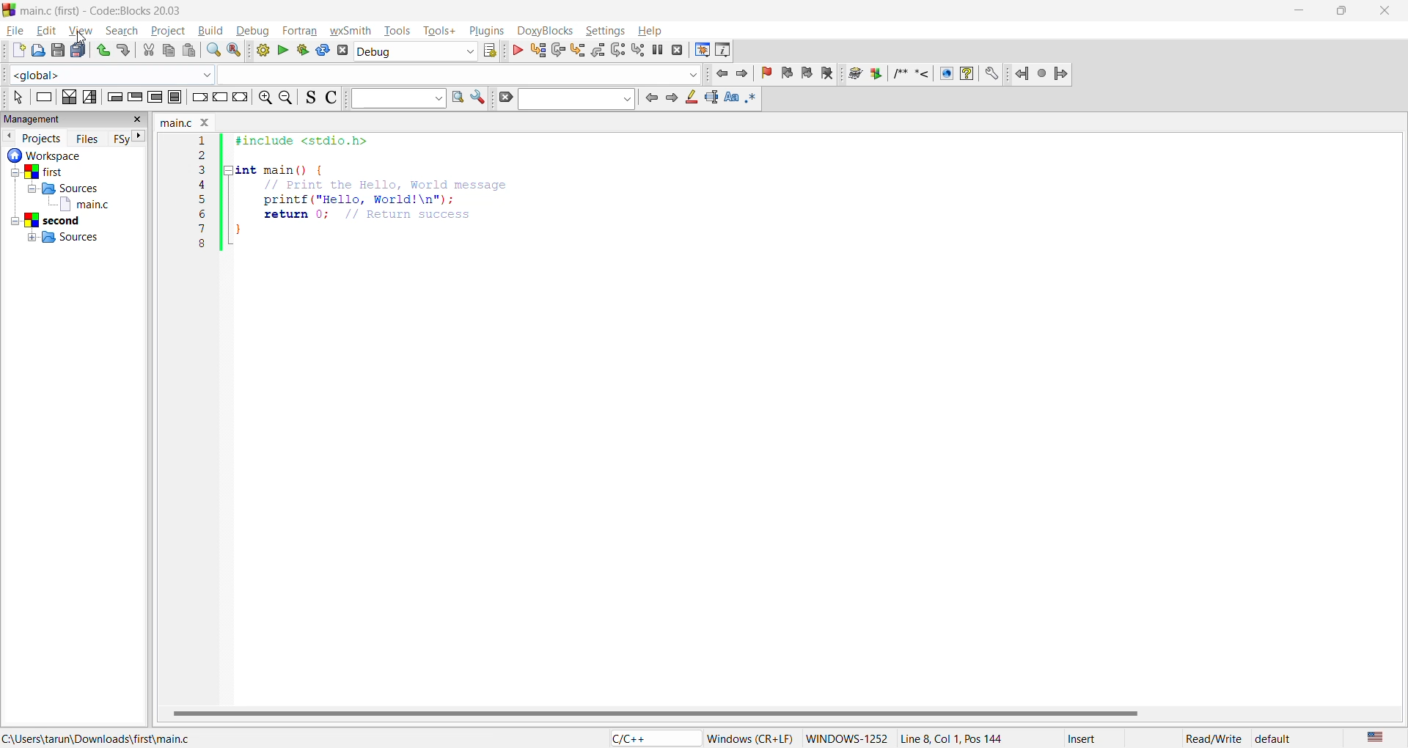  What do you see at coordinates (703, 51) in the screenshot?
I see `debugging windows` at bounding box center [703, 51].